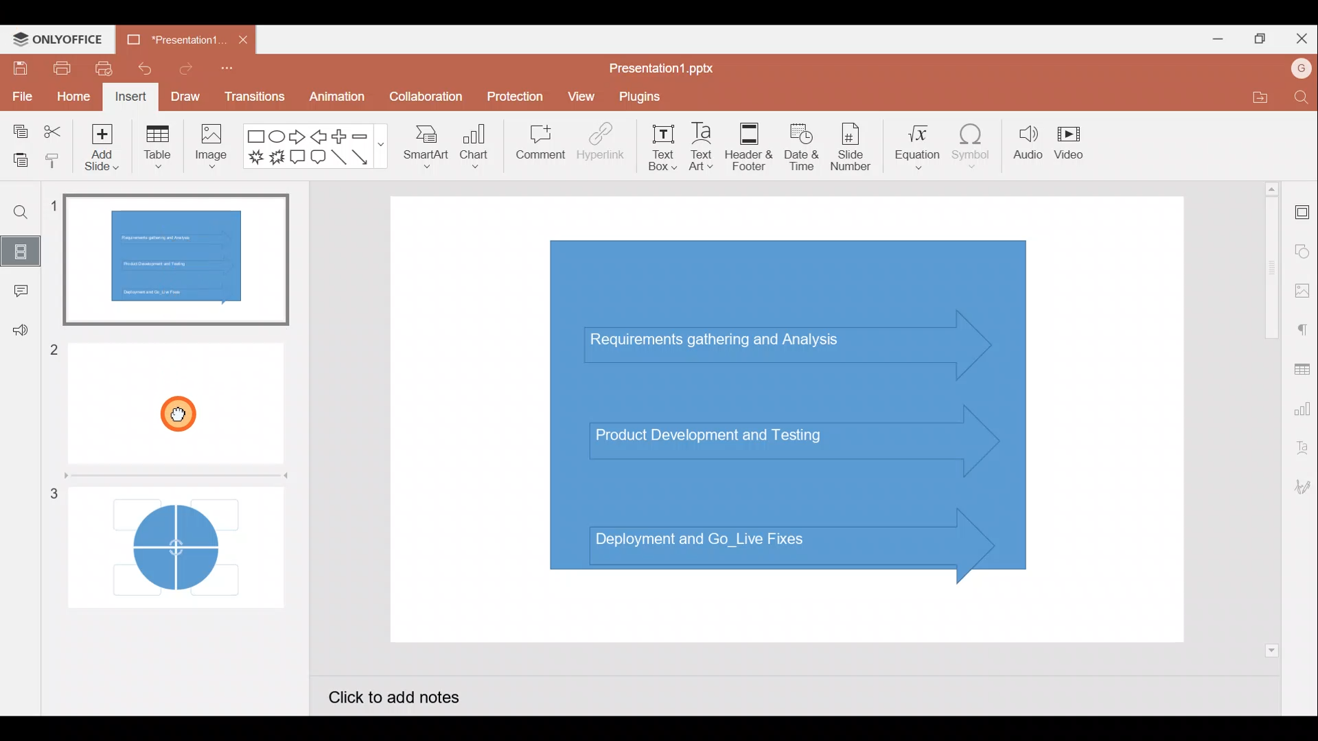 This screenshot has height=741, width=1318. Describe the element at coordinates (18, 157) in the screenshot. I see `Paste` at that location.